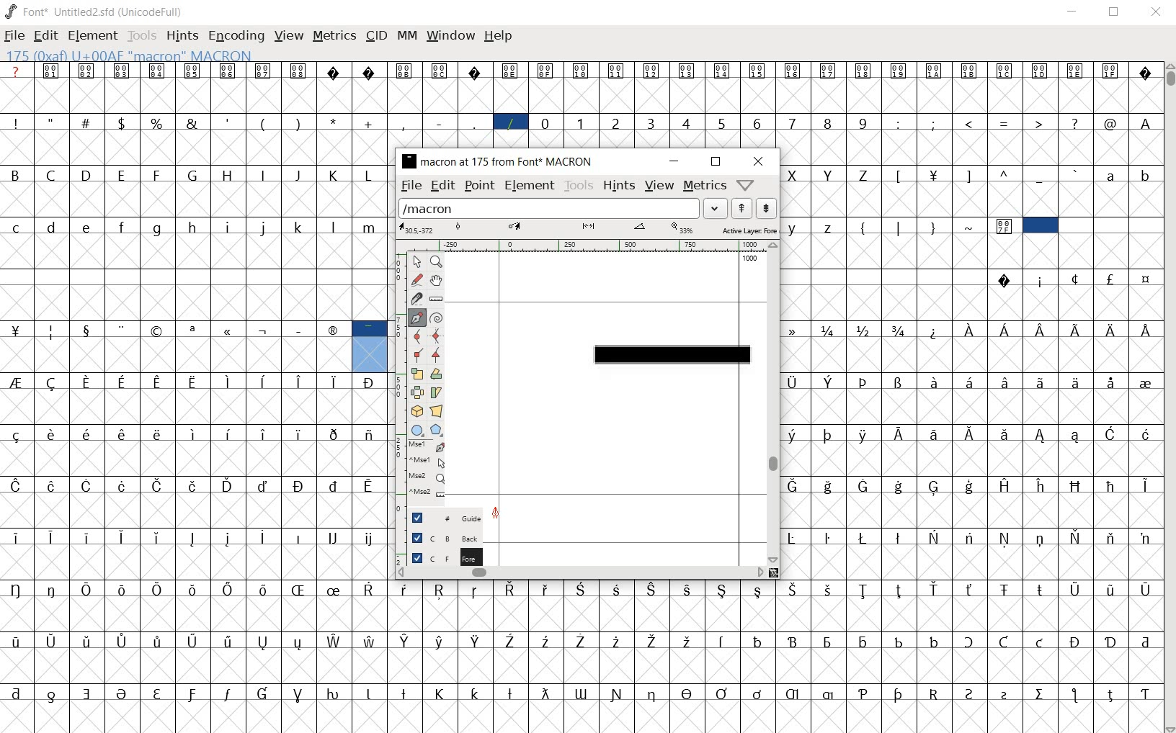 The image size is (1176, 733). I want to click on Symbol, so click(301, 589).